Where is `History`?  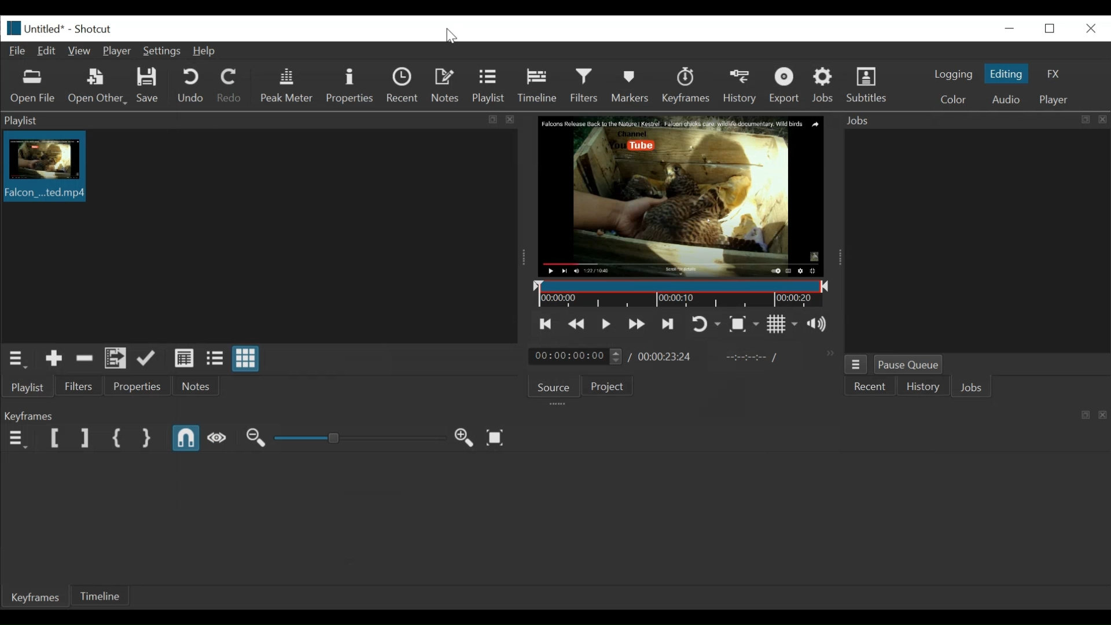
History is located at coordinates (922, 387).